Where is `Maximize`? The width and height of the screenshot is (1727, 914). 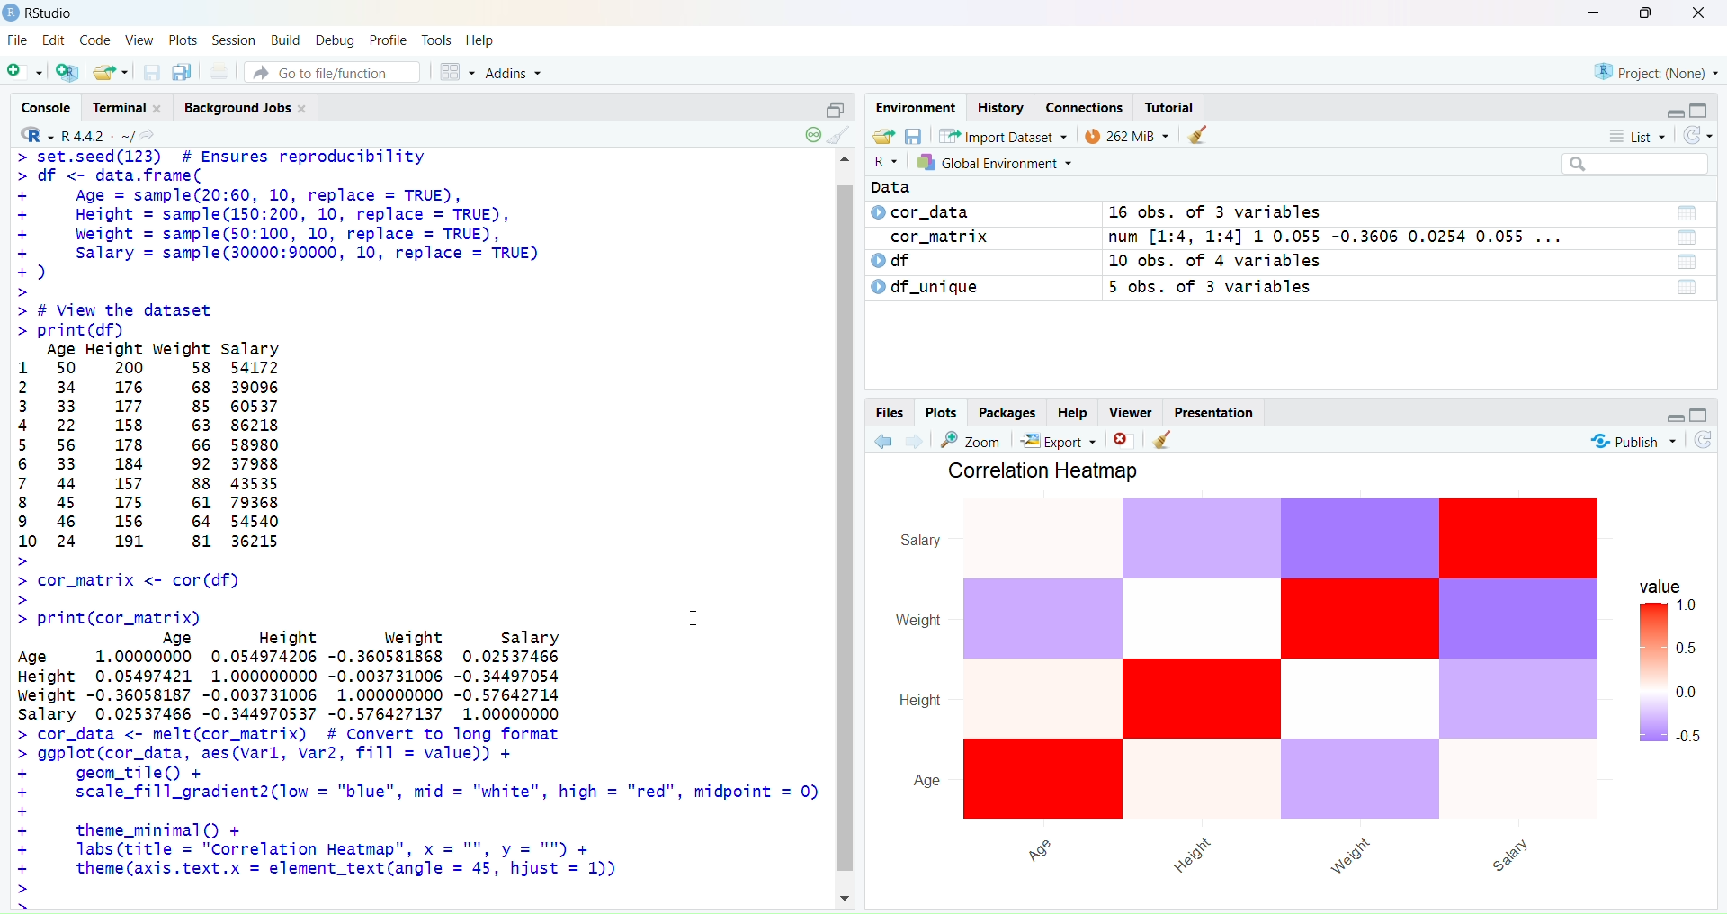 Maximize is located at coordinates (1646, 13).